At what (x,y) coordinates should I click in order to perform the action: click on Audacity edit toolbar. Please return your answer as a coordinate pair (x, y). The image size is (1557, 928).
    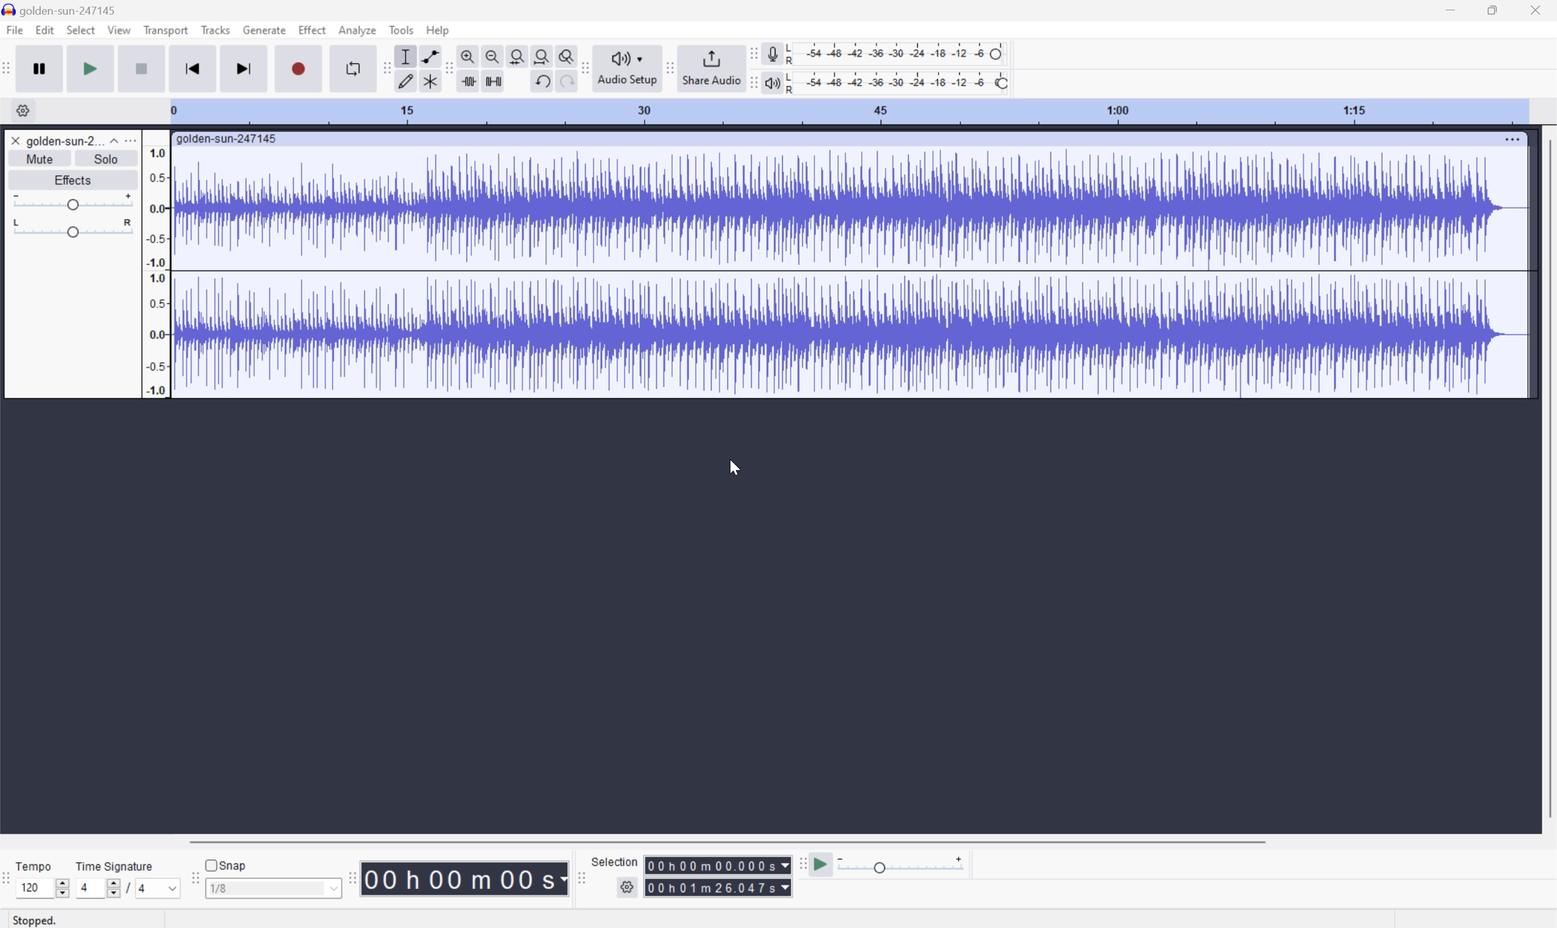
    Looking at the image, I should click on (449, 69).